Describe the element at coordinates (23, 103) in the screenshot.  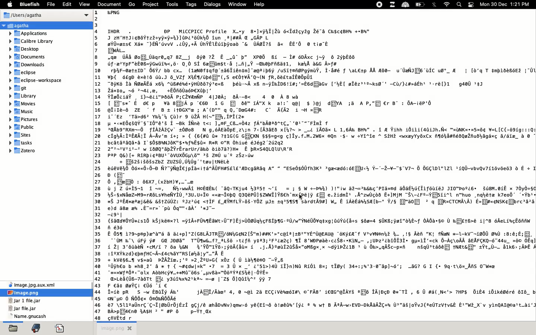
I see `movies` at that location.